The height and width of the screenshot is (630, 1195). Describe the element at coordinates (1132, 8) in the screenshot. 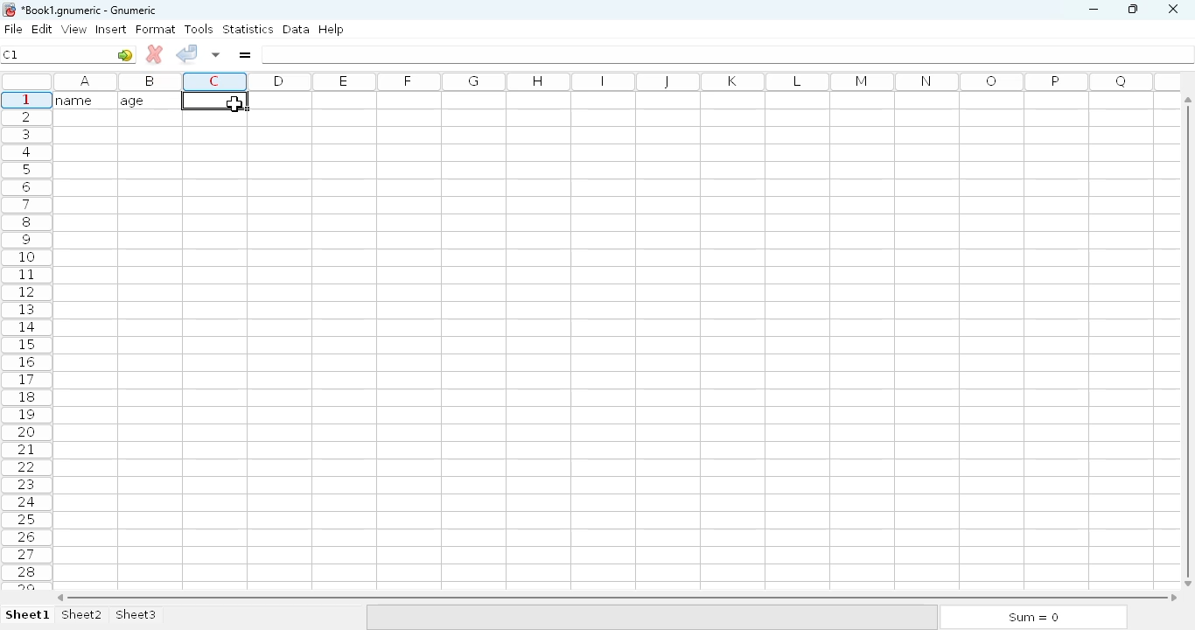

I see `maximize` at that location.